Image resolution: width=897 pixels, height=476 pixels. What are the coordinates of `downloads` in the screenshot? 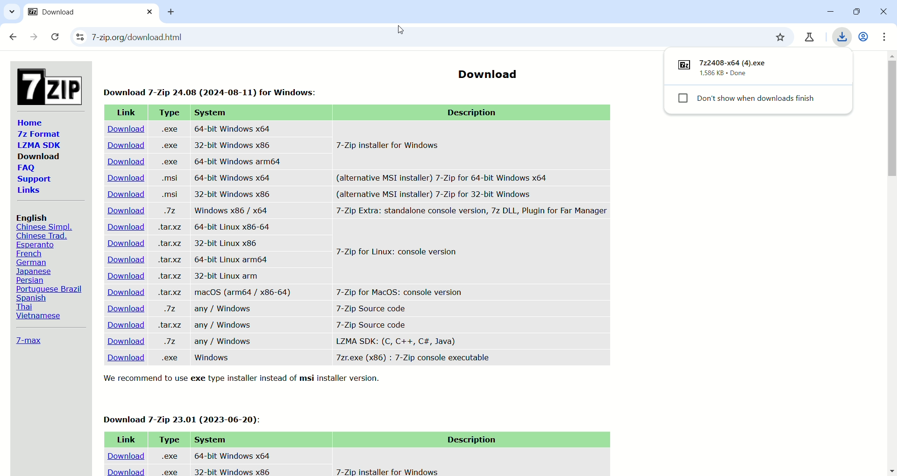 It's located at (842, 35).